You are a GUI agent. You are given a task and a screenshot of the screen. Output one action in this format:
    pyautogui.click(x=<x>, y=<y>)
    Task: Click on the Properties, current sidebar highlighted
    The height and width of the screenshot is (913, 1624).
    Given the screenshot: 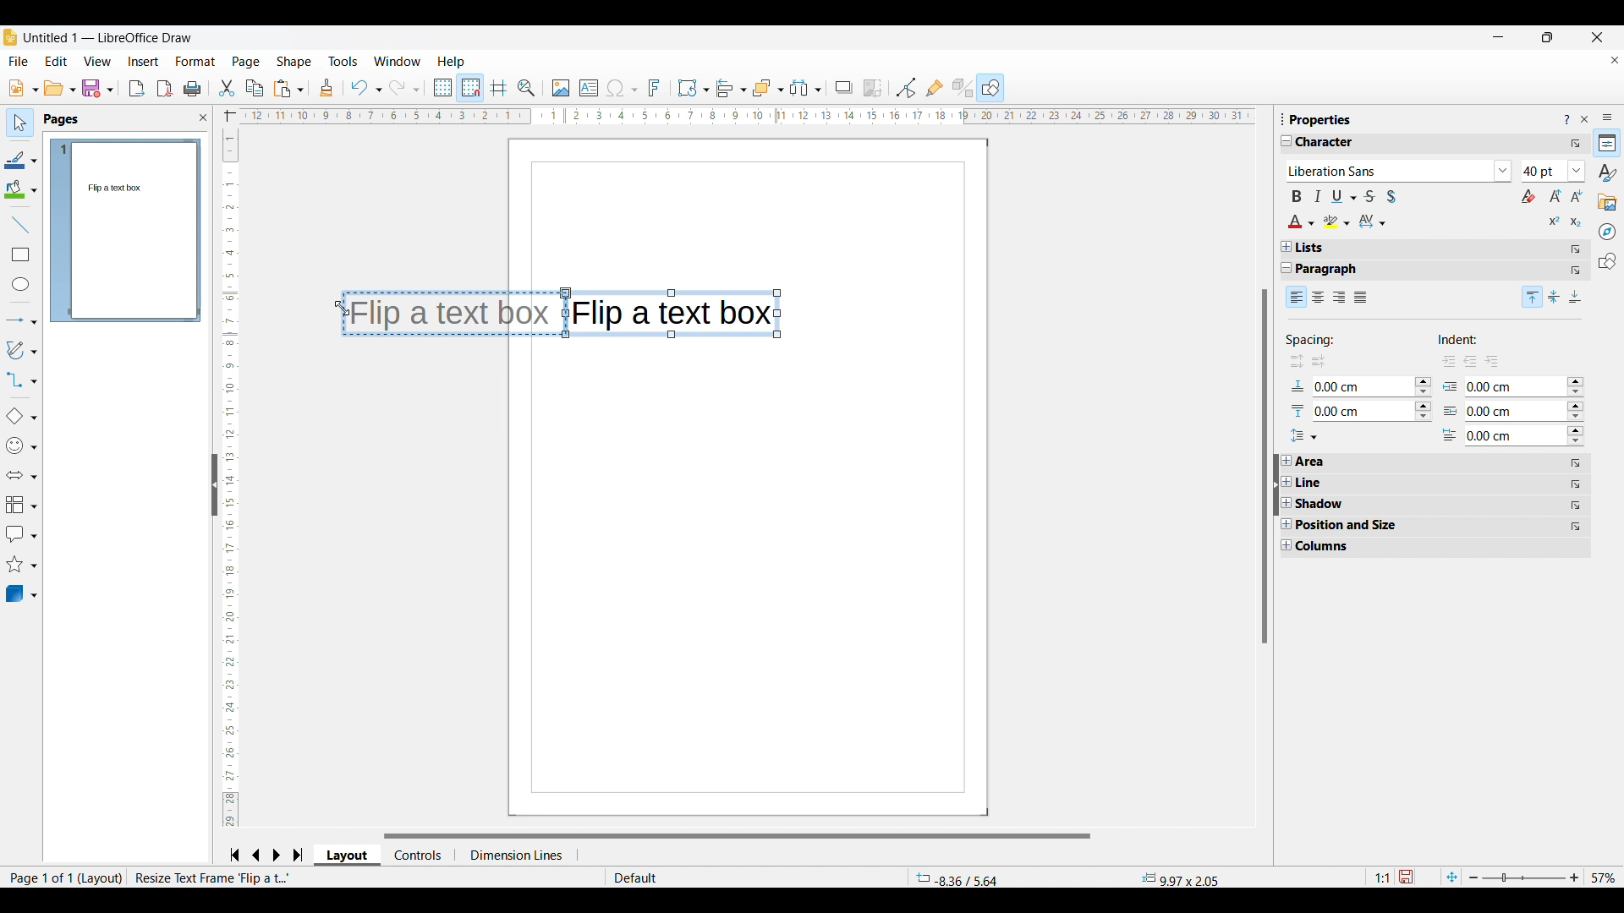 What is the action you would take?
    pyautogui.click(x=1606, y=143)
    